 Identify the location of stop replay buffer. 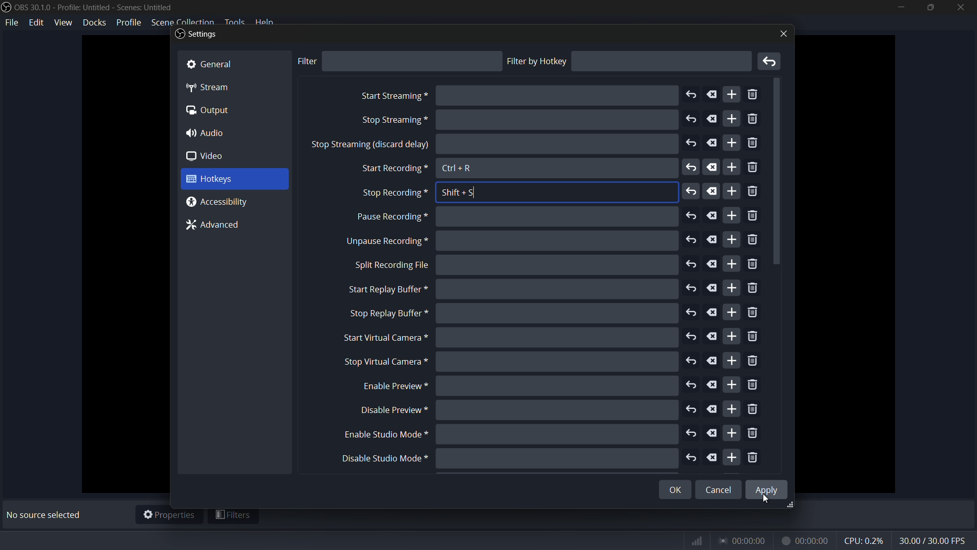
(387, 314).